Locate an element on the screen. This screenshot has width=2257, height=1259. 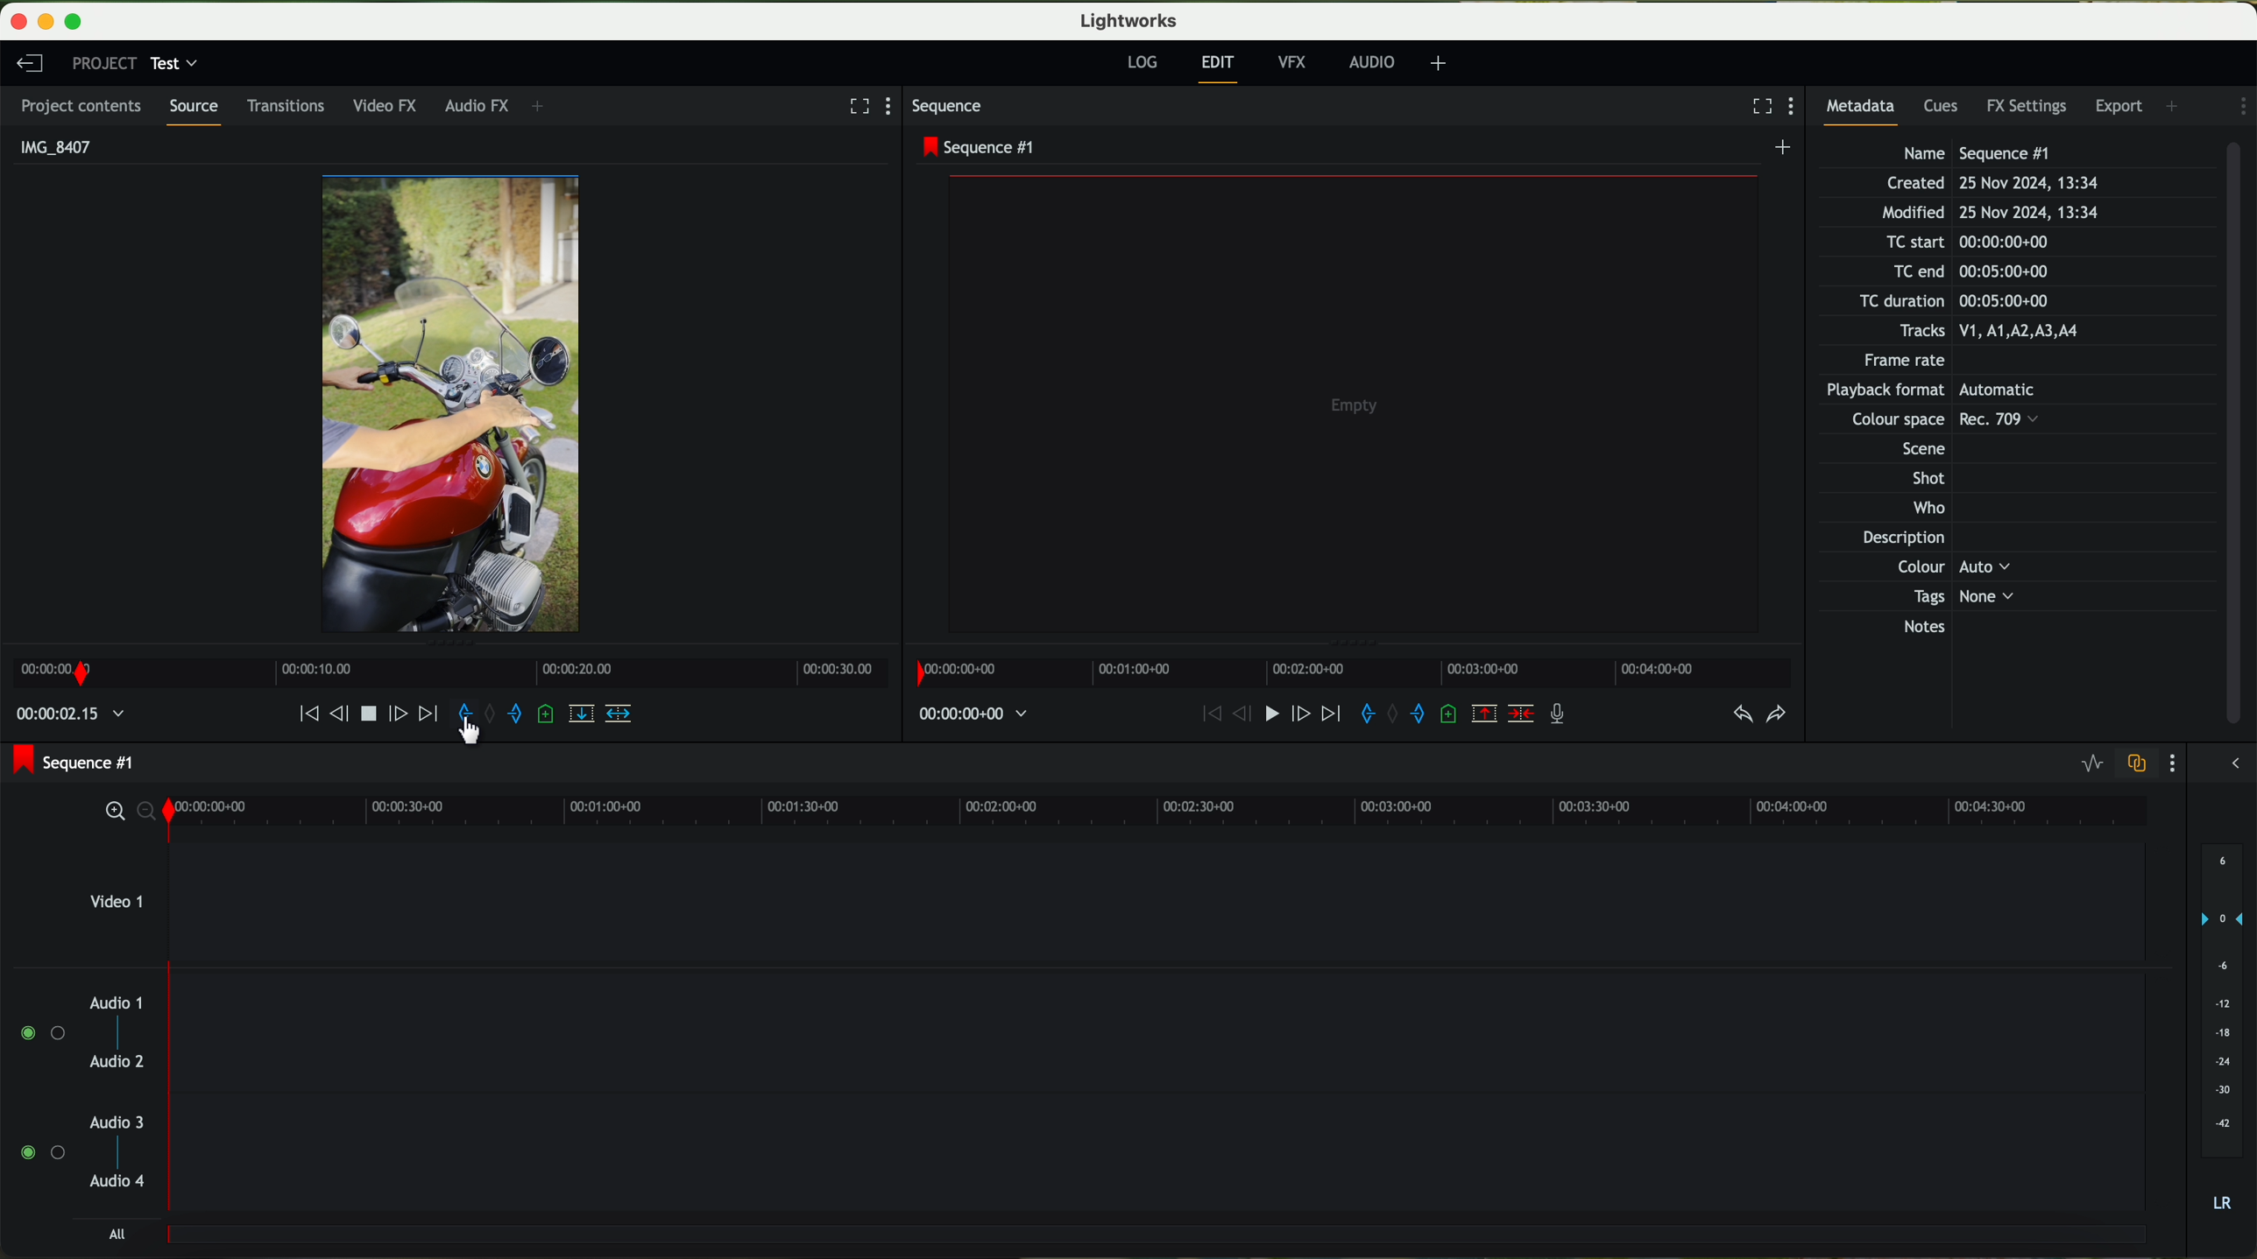
add an out mark is located at coordinates (514, 719).